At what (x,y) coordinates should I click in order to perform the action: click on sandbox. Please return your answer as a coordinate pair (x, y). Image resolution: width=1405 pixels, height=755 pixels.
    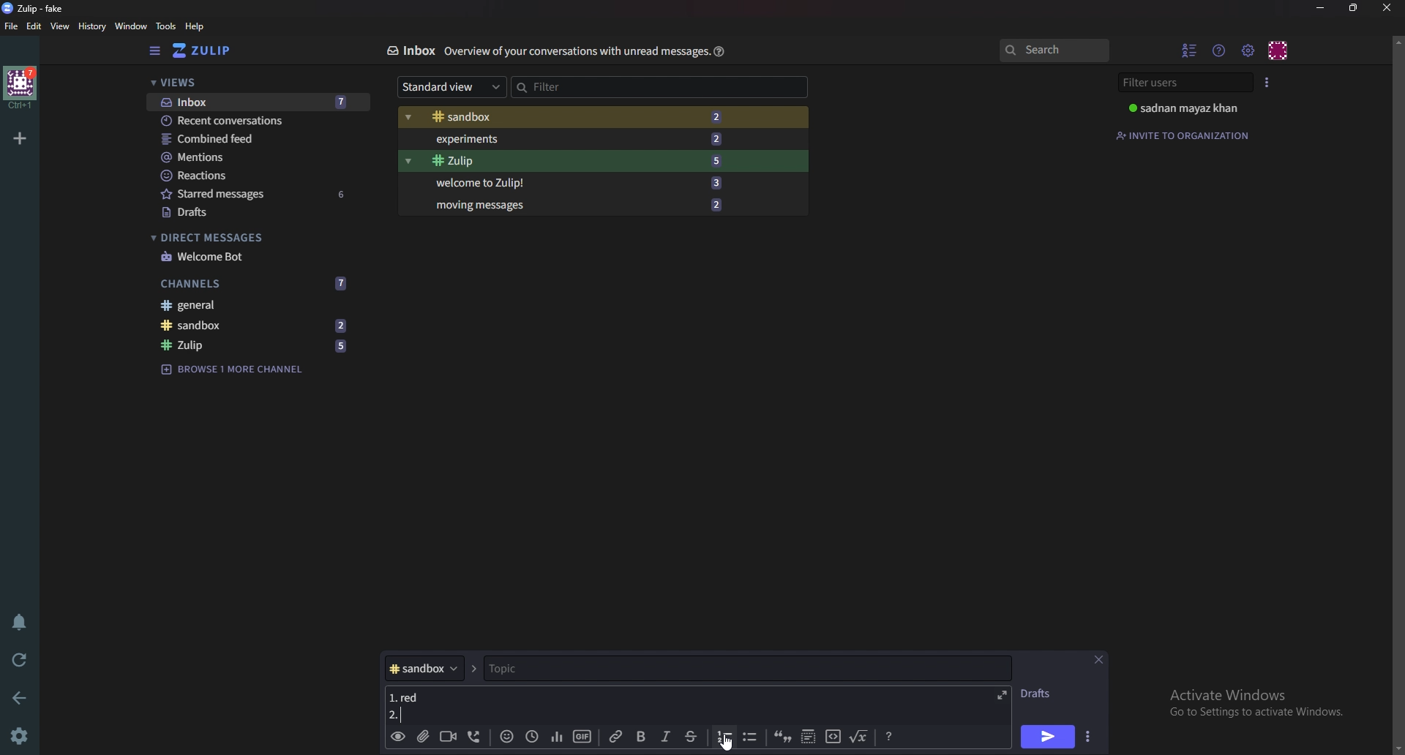
    Looking at the image, I should click on (258, 326).